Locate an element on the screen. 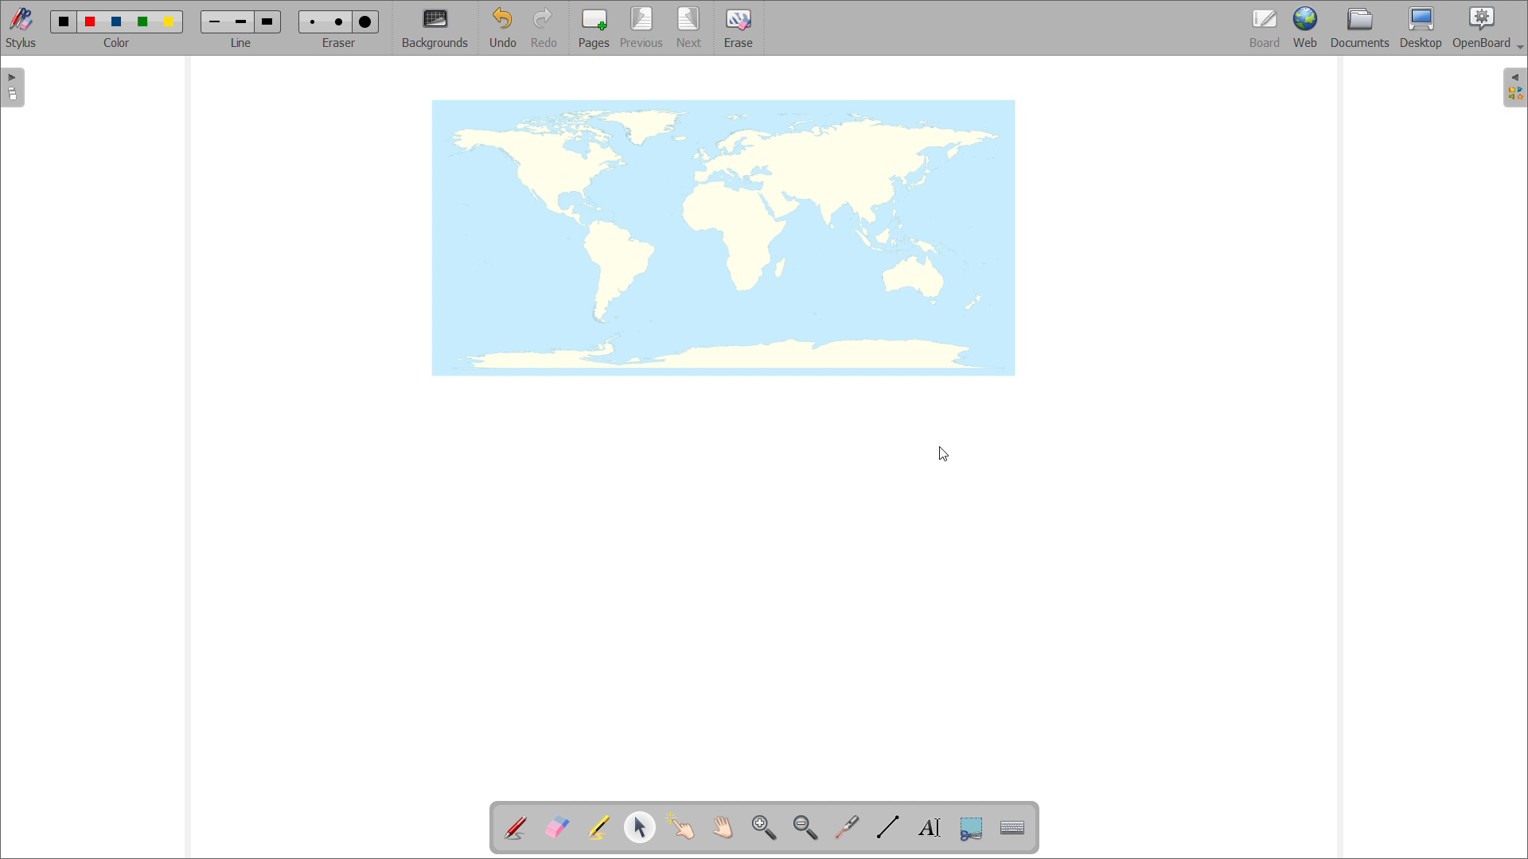  board is located at coordinates (1265, 28).